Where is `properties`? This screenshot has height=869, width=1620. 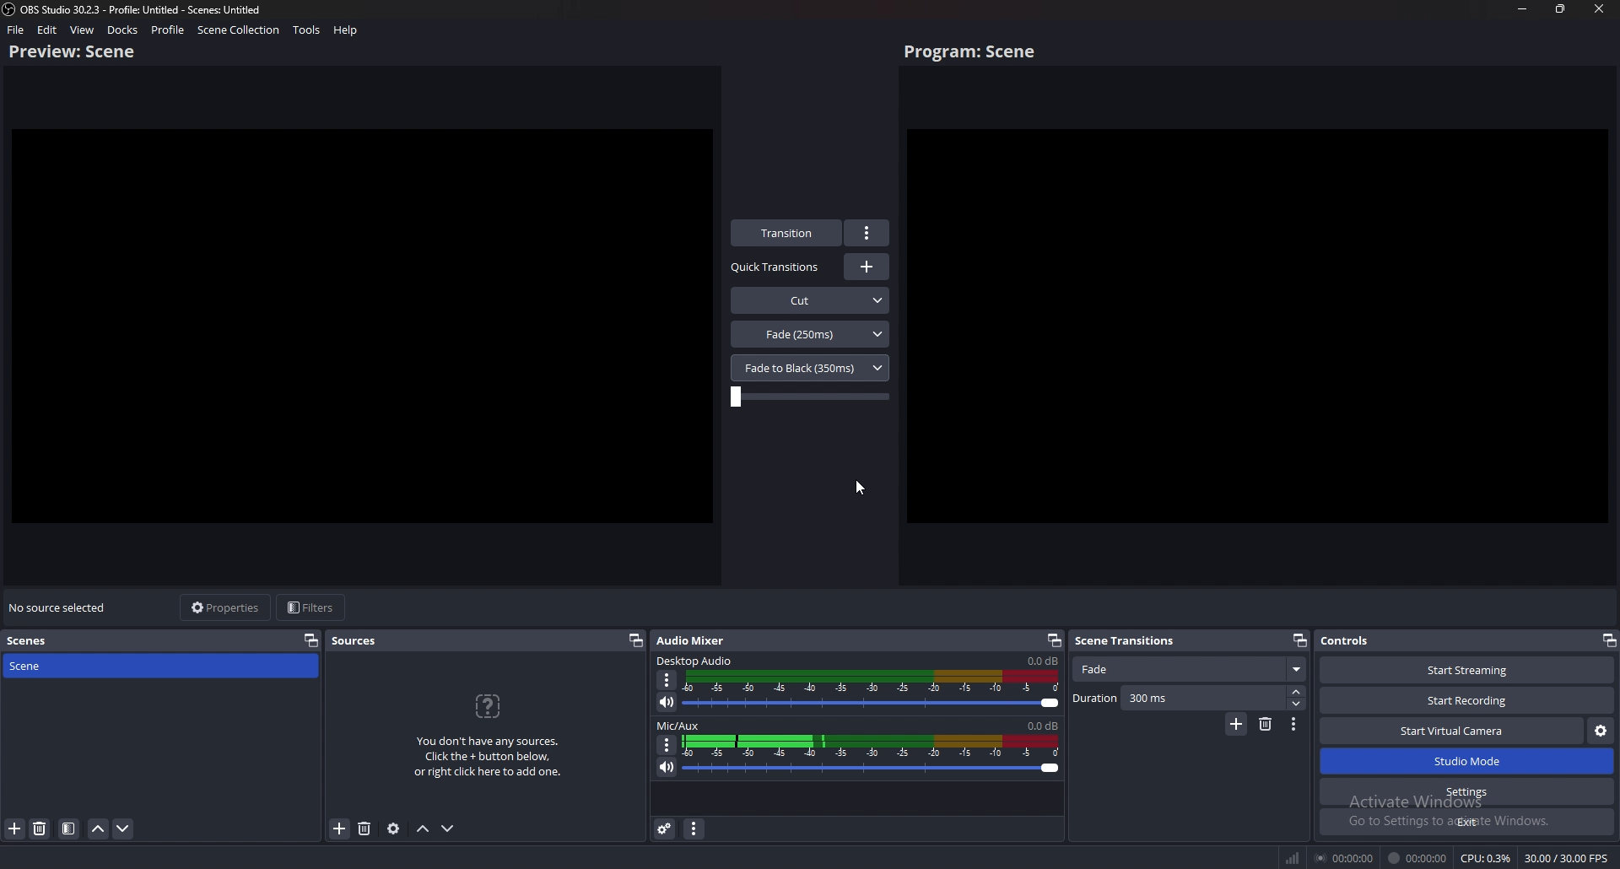 properties is located at coordinates (228, 607).